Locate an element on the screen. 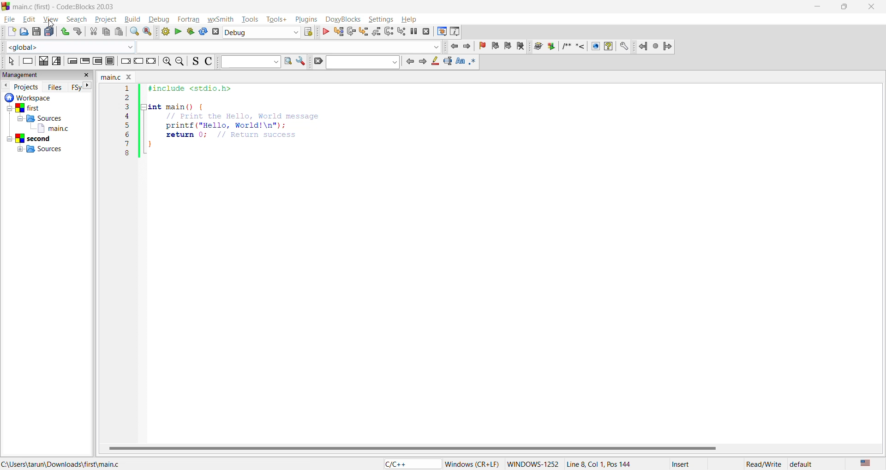 This screenshot has height=470, width=886. second is located at coordinates (30, 138).